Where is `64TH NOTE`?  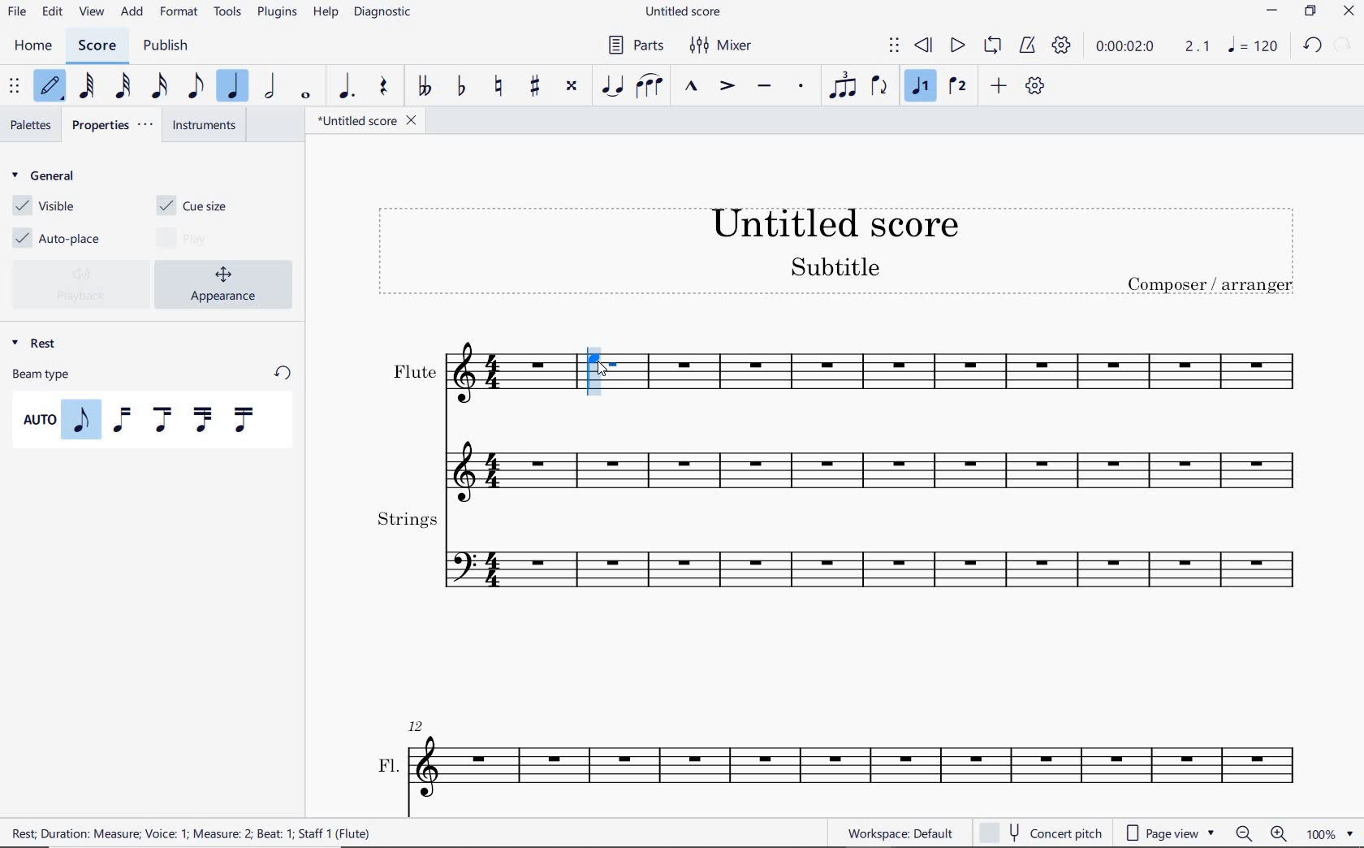 64TH NOTE is located at coordinates (88, 86).